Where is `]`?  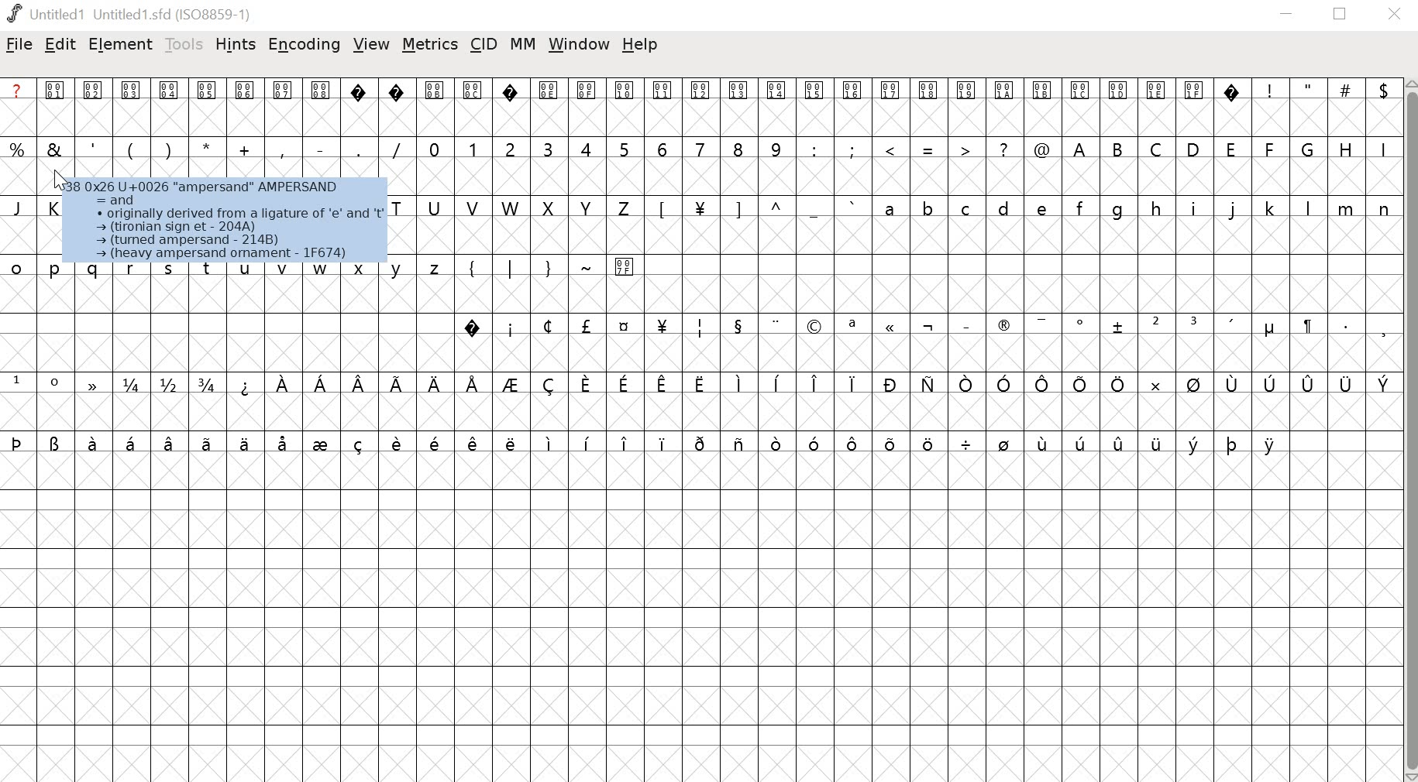 ] is located at coordinates (739, 208).